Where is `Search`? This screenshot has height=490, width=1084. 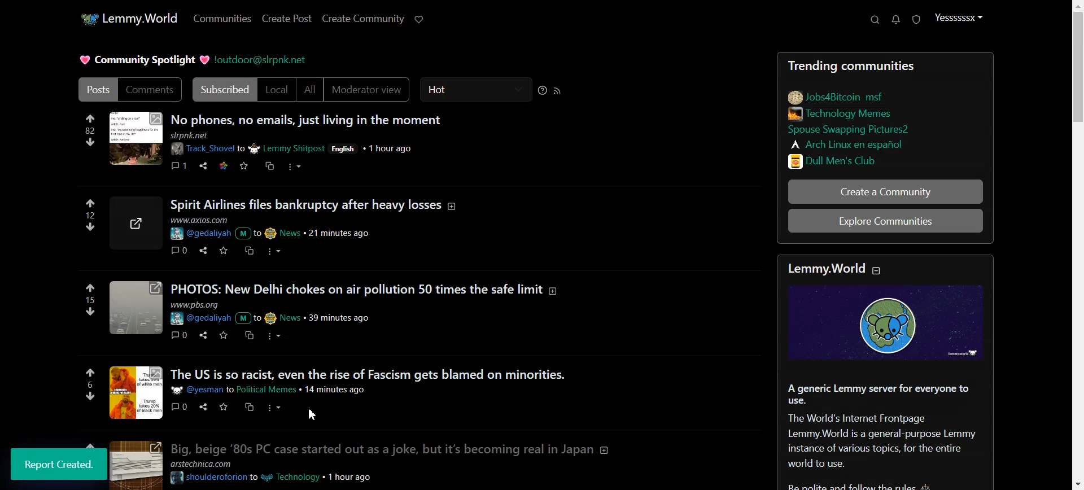
Search is located at coordinates (875, 20).